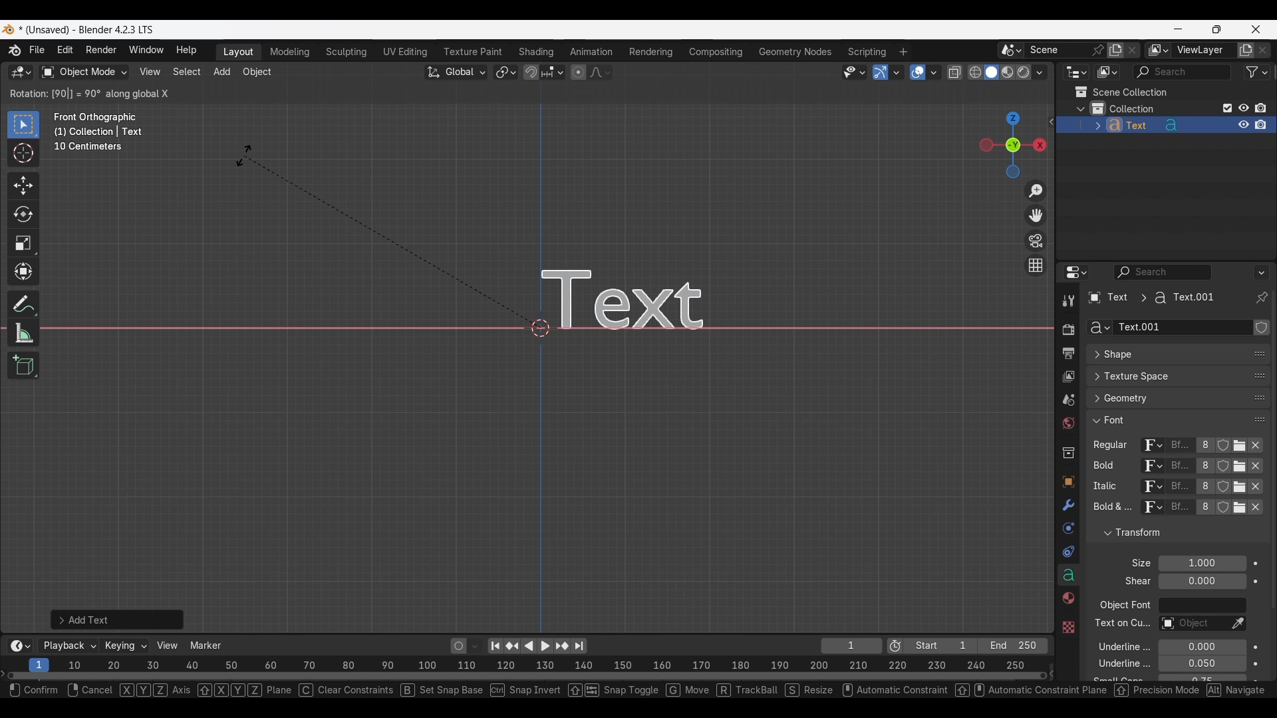 Image resolution: width=1277 pixels, height=718 pixels. Describe the element at coordinates (1261, 298) in the screenshot. I see `Toggle pin ID` at that location.